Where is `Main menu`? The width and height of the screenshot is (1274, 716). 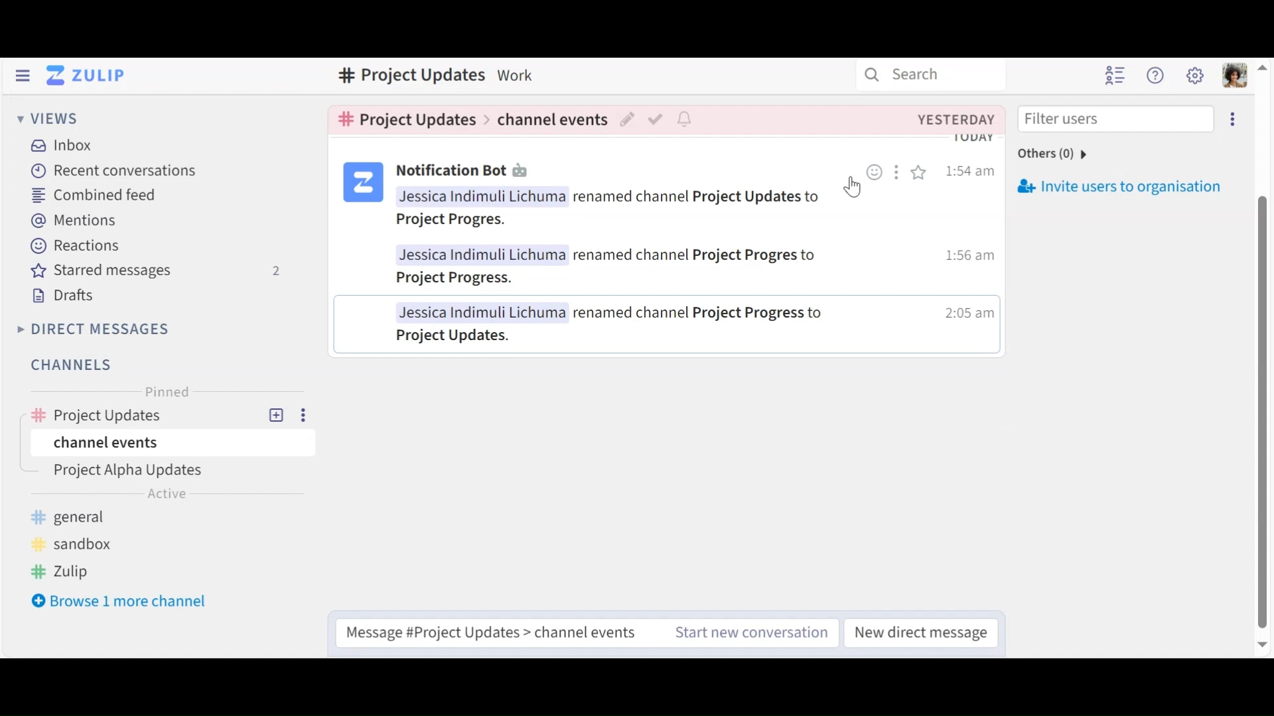
Main menu is located at coordinates (1196, 77).